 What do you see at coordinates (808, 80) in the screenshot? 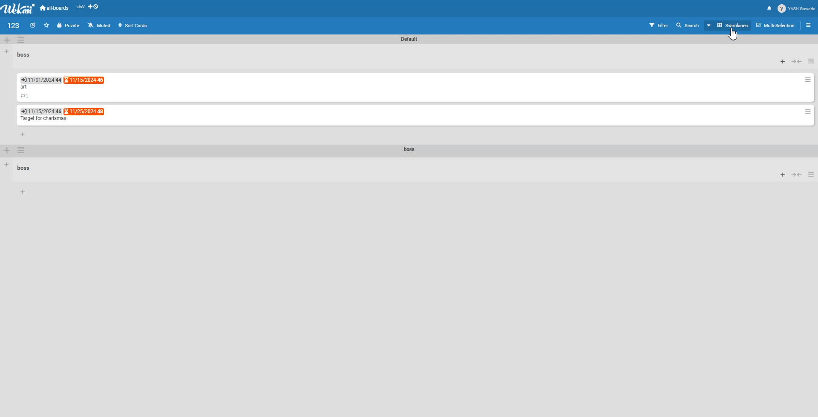
I see `Card Action` at bounding box center [808, 80].